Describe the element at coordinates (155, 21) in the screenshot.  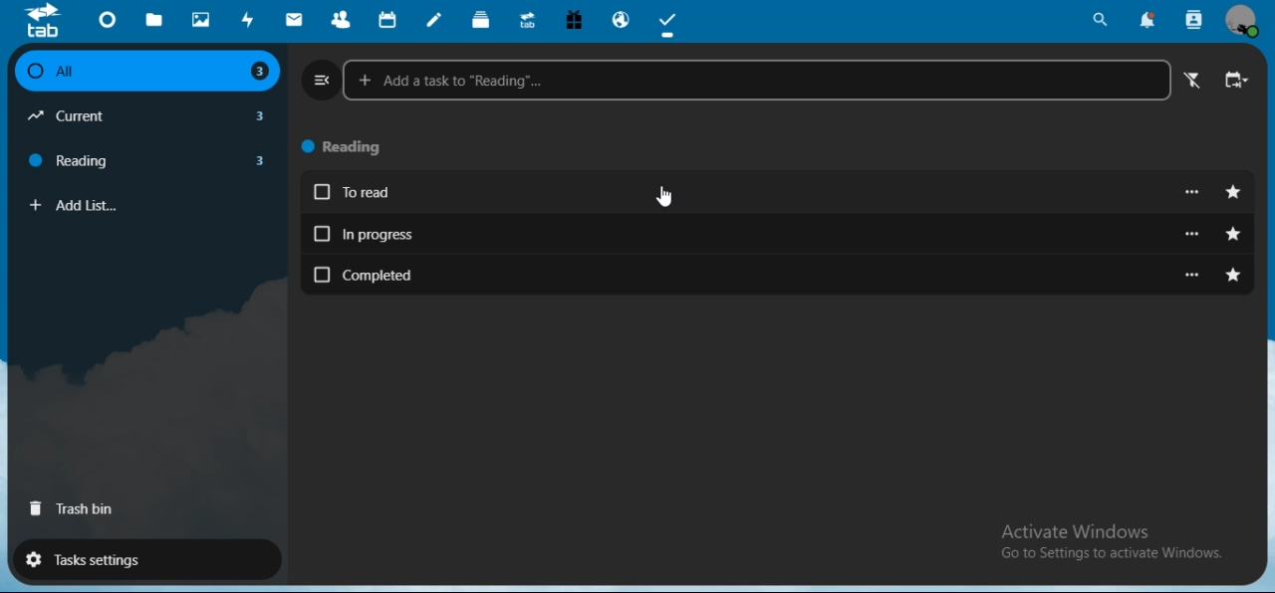
I see `files` at that location.